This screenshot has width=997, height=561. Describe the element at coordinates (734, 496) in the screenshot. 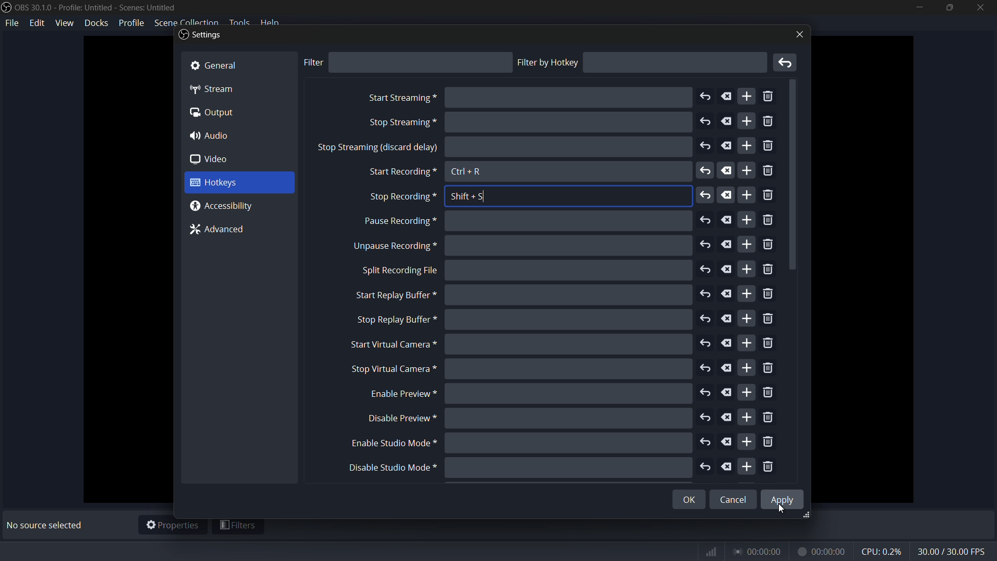

I see `Cancel` at that location.